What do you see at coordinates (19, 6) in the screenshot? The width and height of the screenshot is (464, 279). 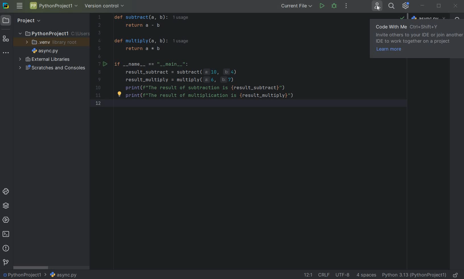 I see `MAIN MENU` at bounding box center [19, 6].